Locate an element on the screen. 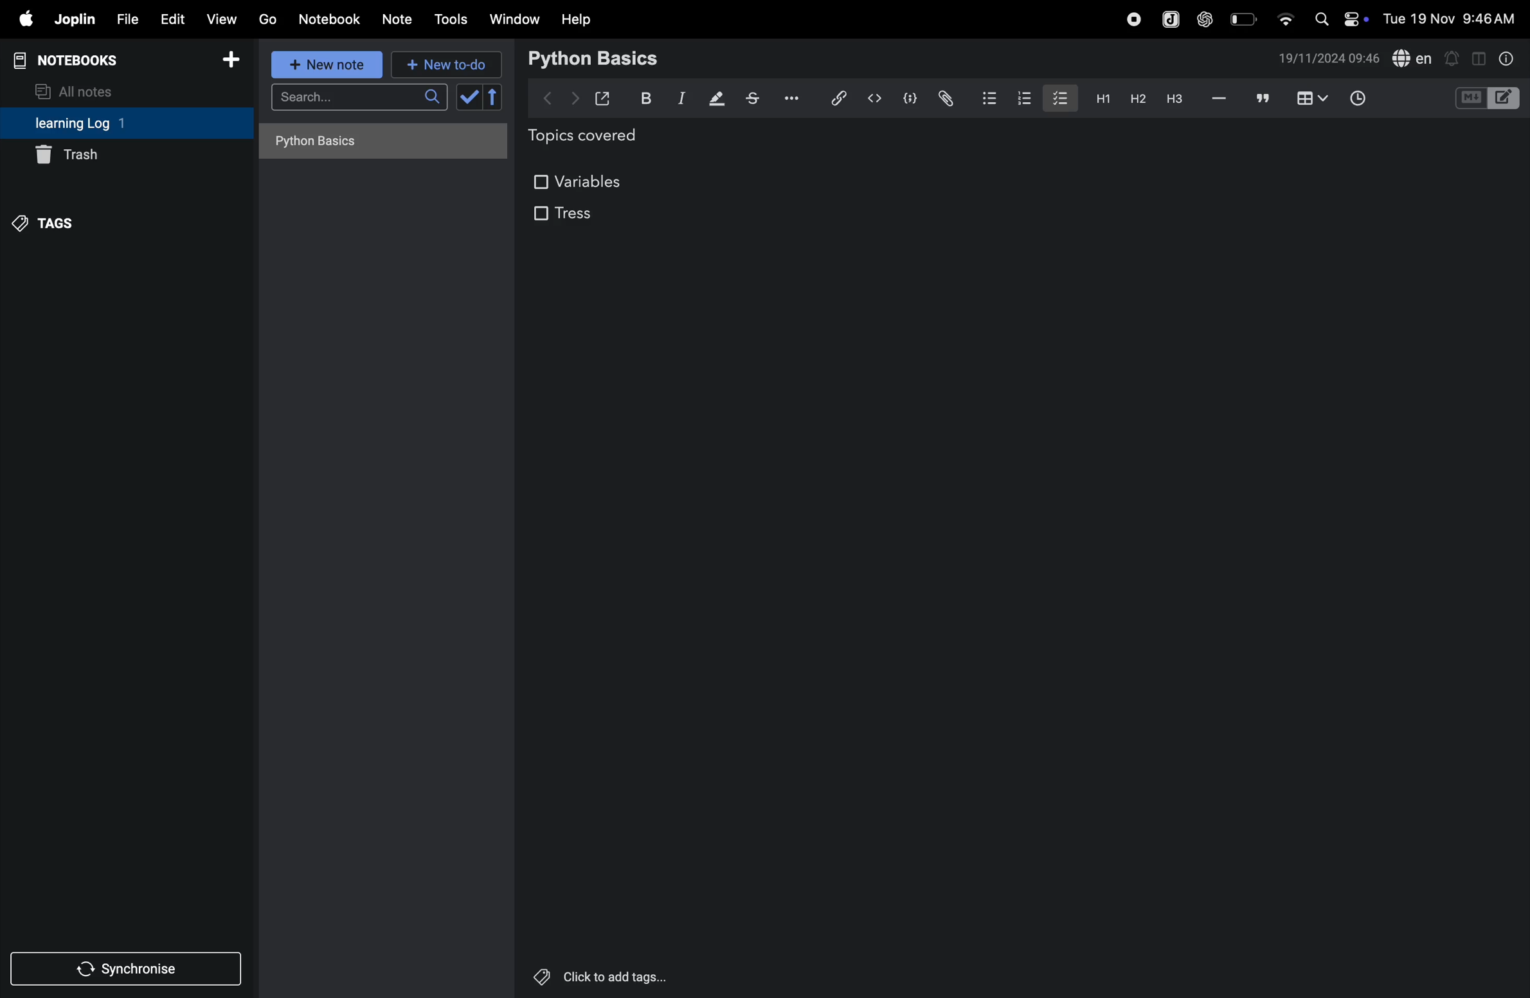  apple menu is located at coordinates (21, 20).